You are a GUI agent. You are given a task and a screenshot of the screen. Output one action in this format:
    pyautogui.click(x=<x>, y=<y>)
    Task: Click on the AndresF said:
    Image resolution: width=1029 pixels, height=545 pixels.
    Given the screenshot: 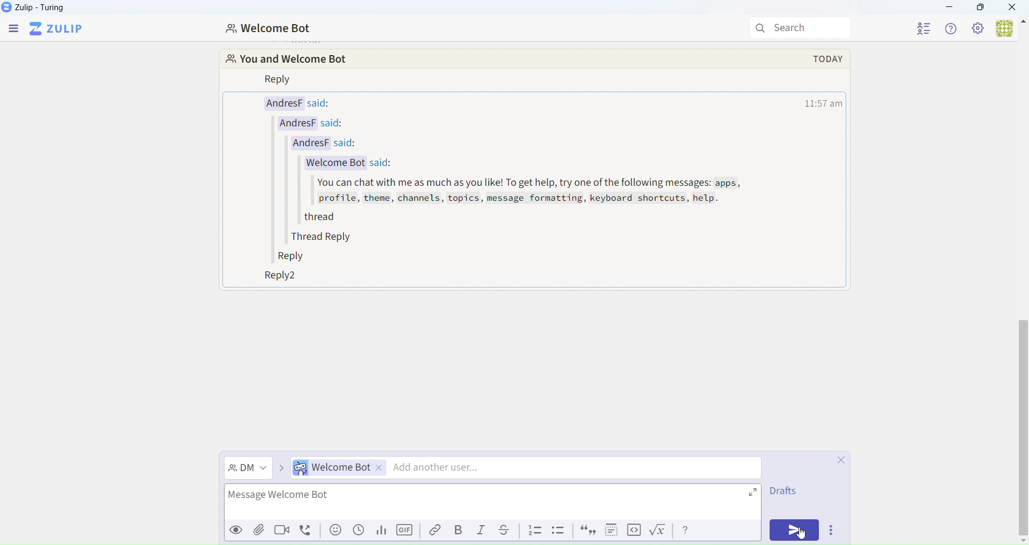 What is the action you would take?
    pyautogui.click(x=313, y=124)
    